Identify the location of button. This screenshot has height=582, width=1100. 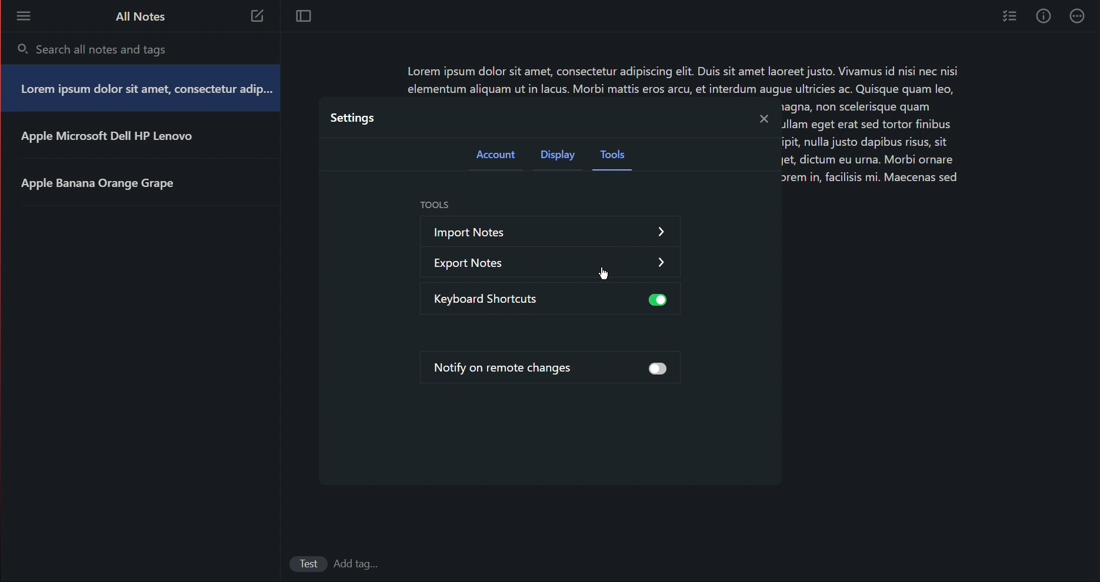
(658, 369).